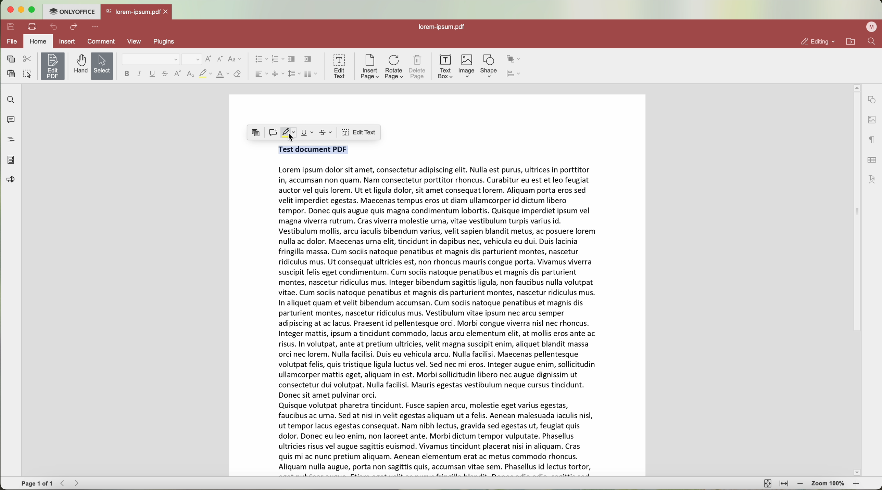 The width and height of the screenshot is (882, 490). Describe the element at coordinates (358, 132) in the screenshot. I see `edit text` at that location.